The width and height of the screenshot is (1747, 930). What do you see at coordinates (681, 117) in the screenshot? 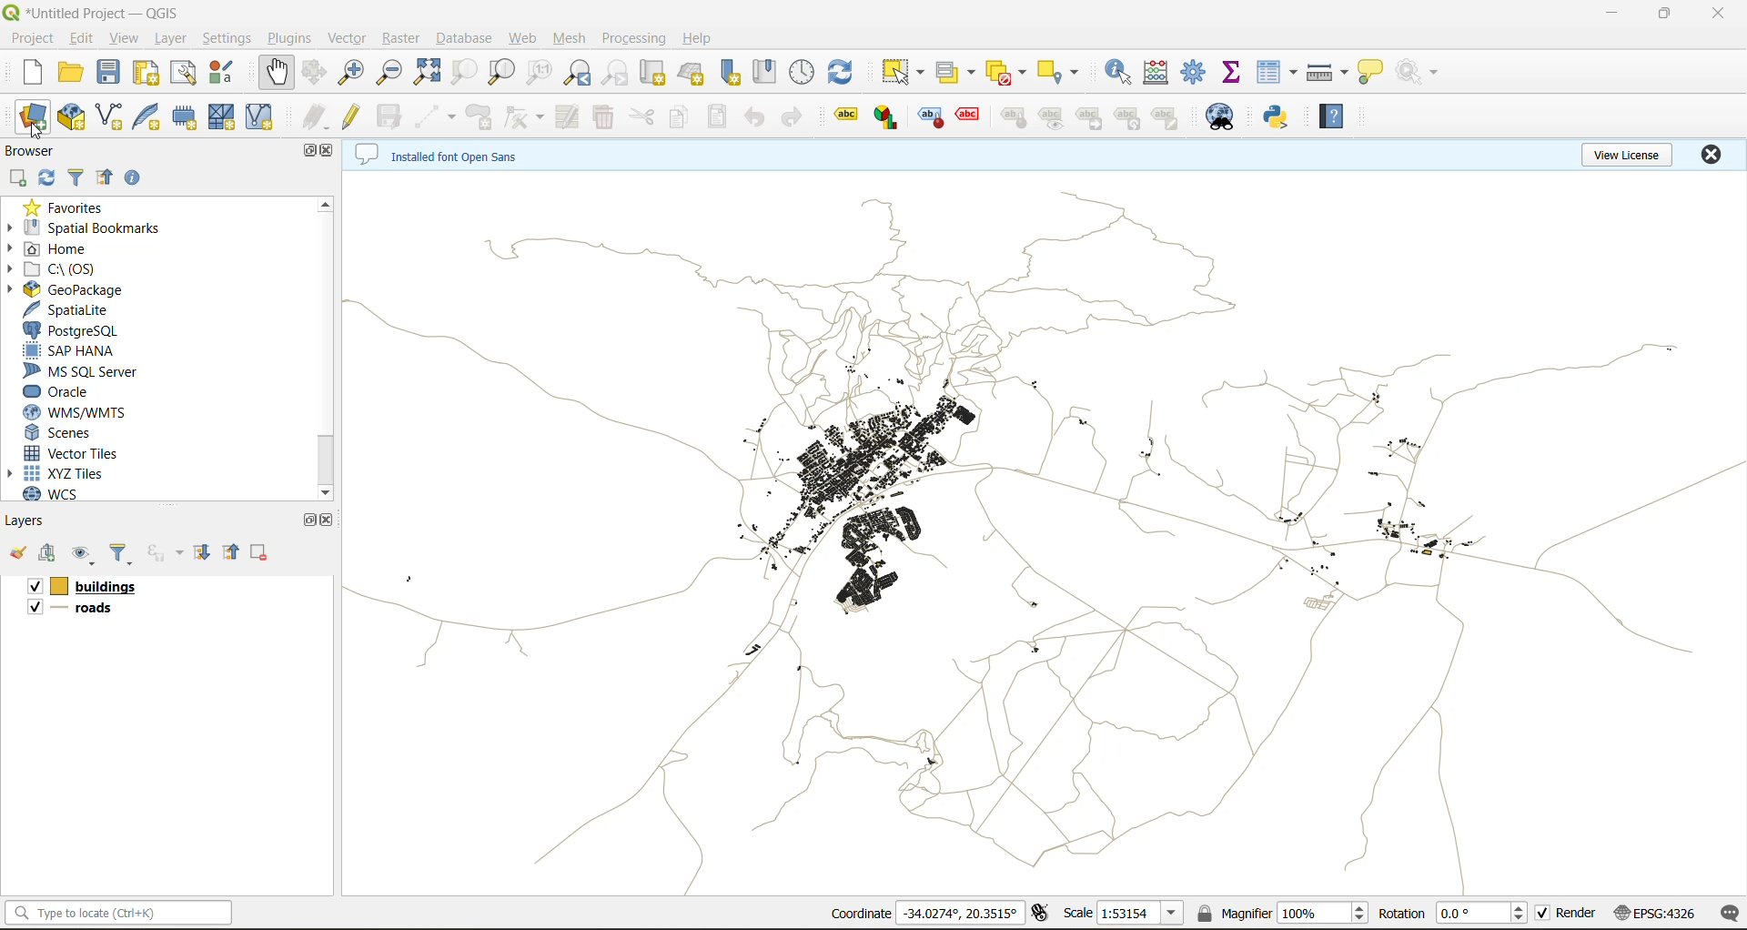
I see `copy` at bounding box center [681, 117].